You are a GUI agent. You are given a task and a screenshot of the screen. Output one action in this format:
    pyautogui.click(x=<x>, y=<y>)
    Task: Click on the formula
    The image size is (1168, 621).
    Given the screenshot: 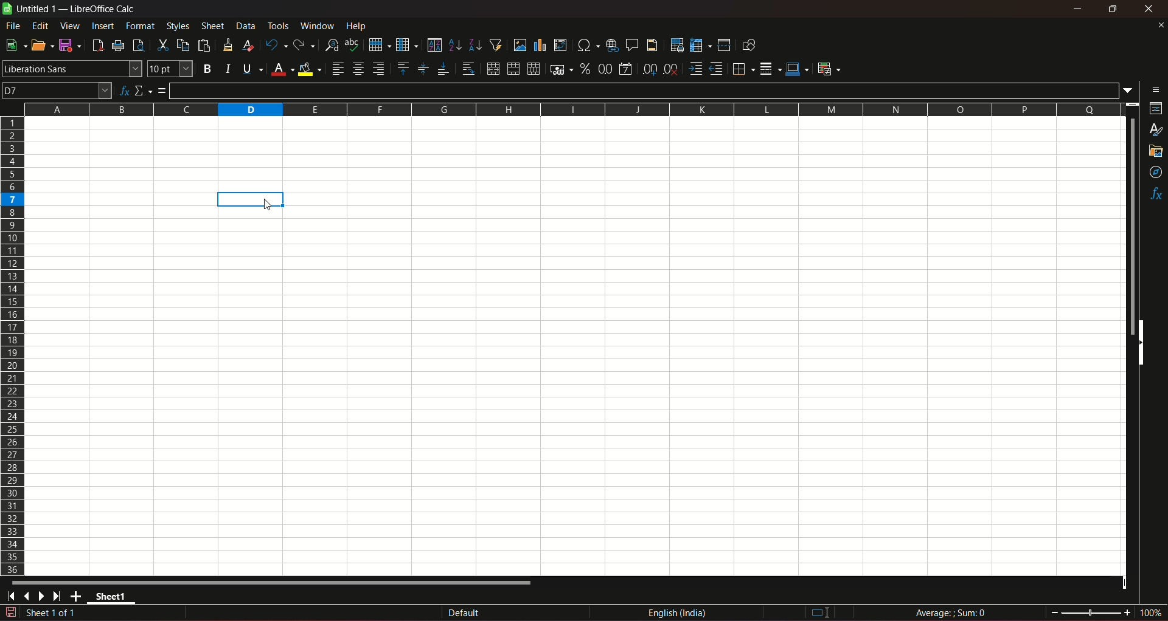 What is the action you would take?
    pyautogui.click(x=953, y=612)
    